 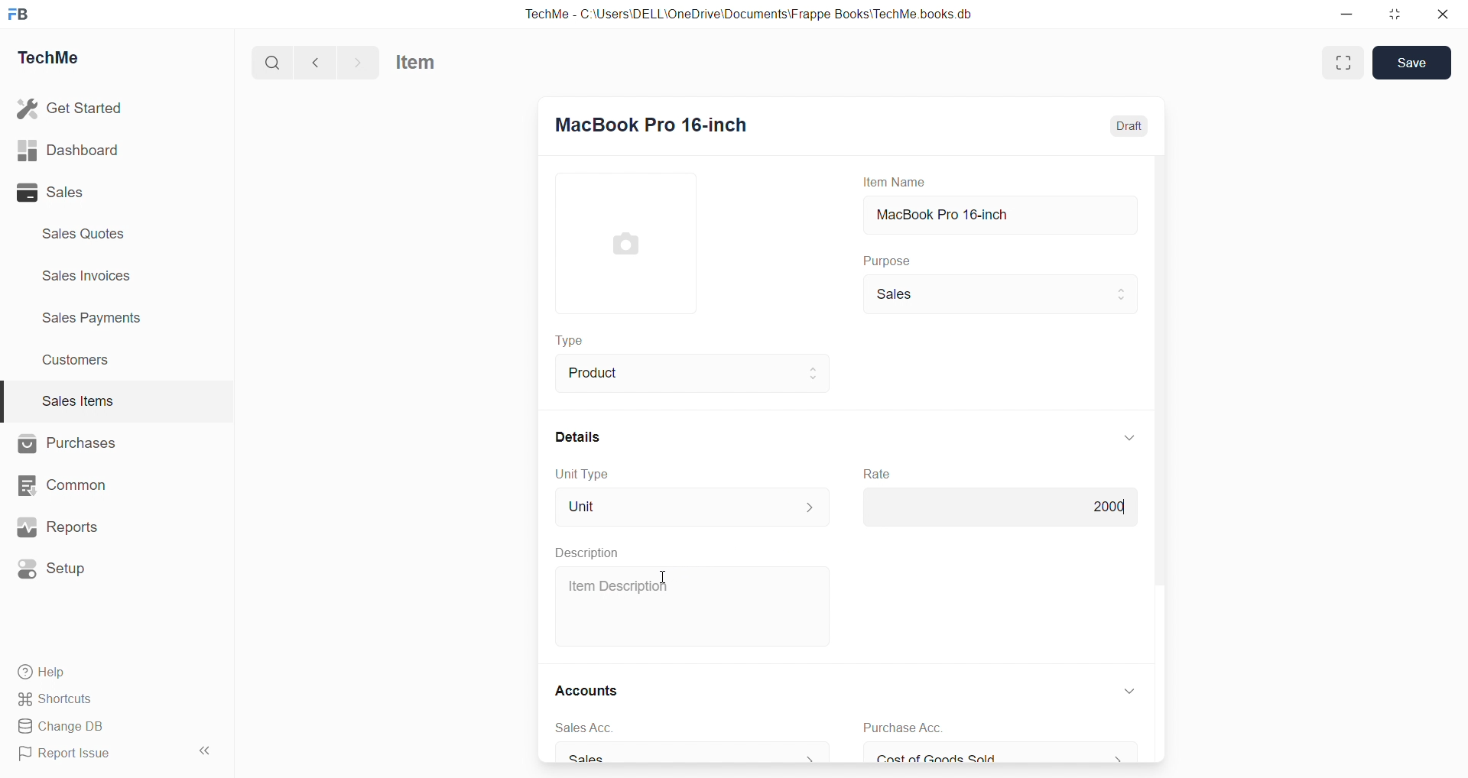 I want to click on forward, so click(x=358, y=62).